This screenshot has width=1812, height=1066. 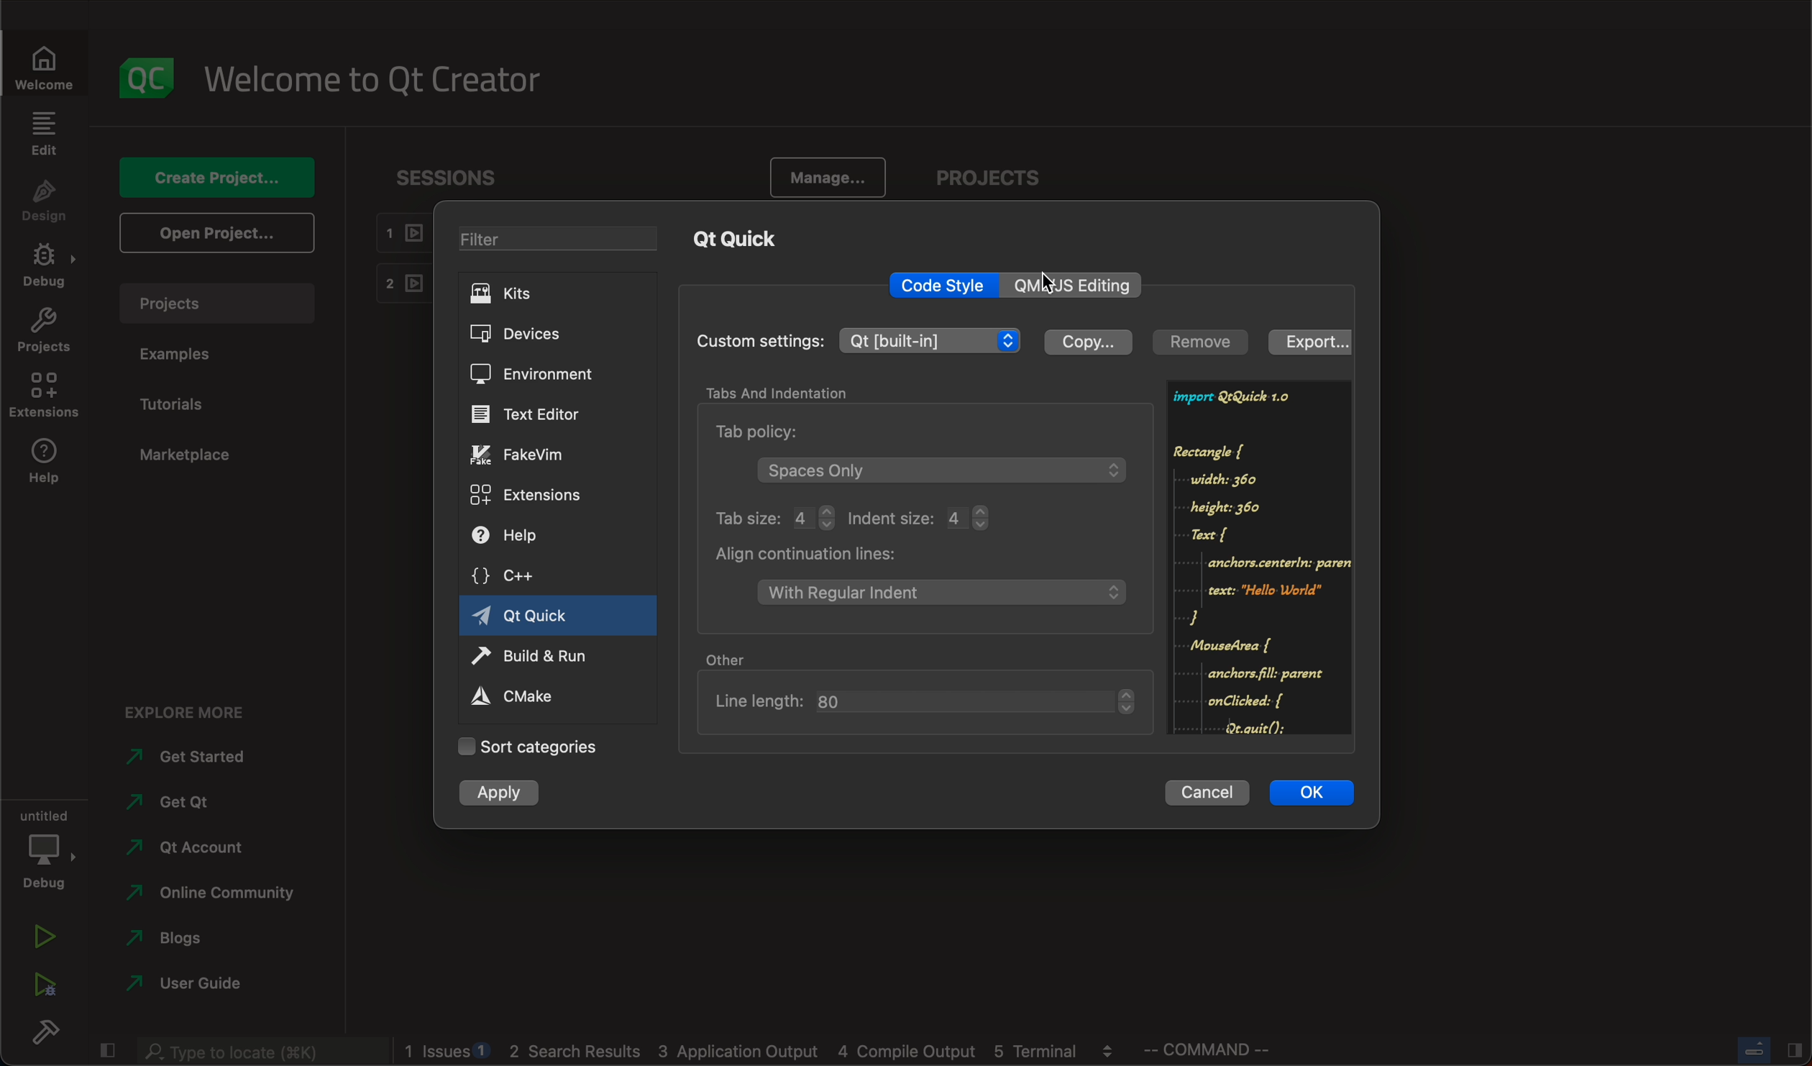 What do you see at coordinates (1304, 337) in the screenshot?
I see `export` at bounding box center [1304, 337].